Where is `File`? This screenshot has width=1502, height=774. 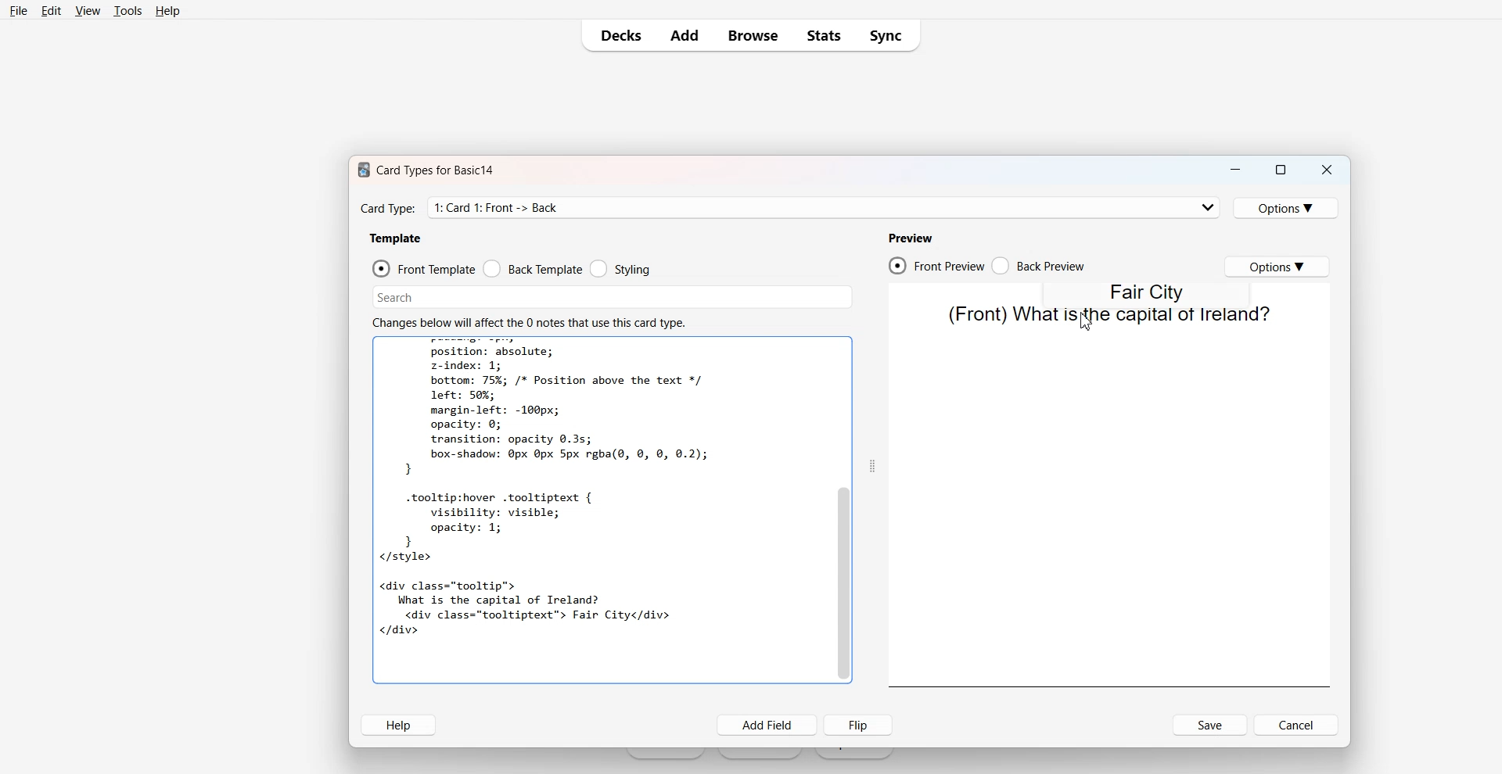
File is located at coordinates (20, 11).